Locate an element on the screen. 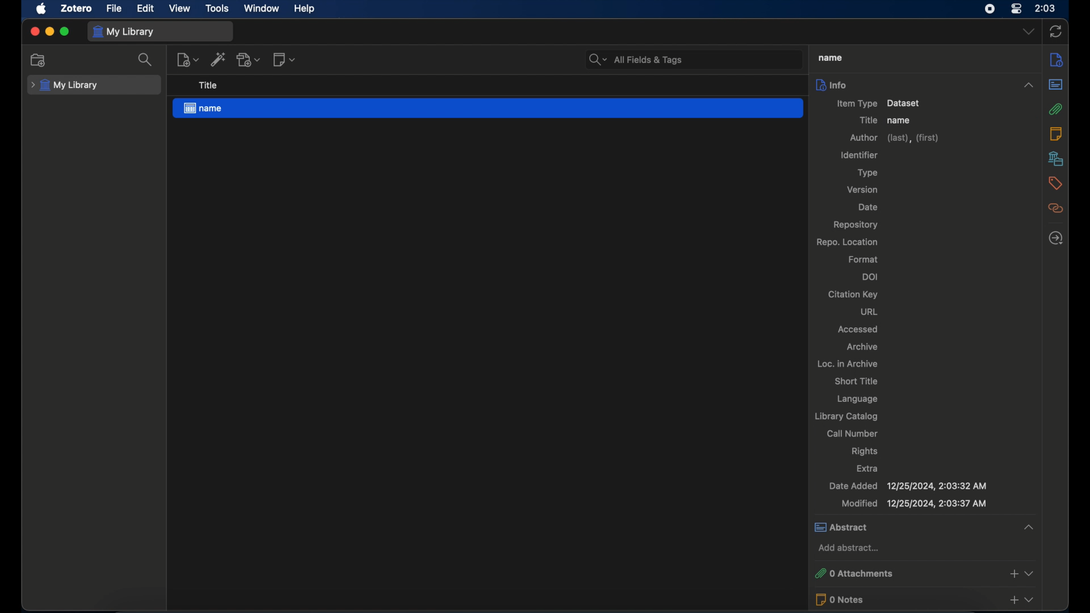 The height and width of the screenshot is (613, 1090). notes is located at coordinates (1055, 133).